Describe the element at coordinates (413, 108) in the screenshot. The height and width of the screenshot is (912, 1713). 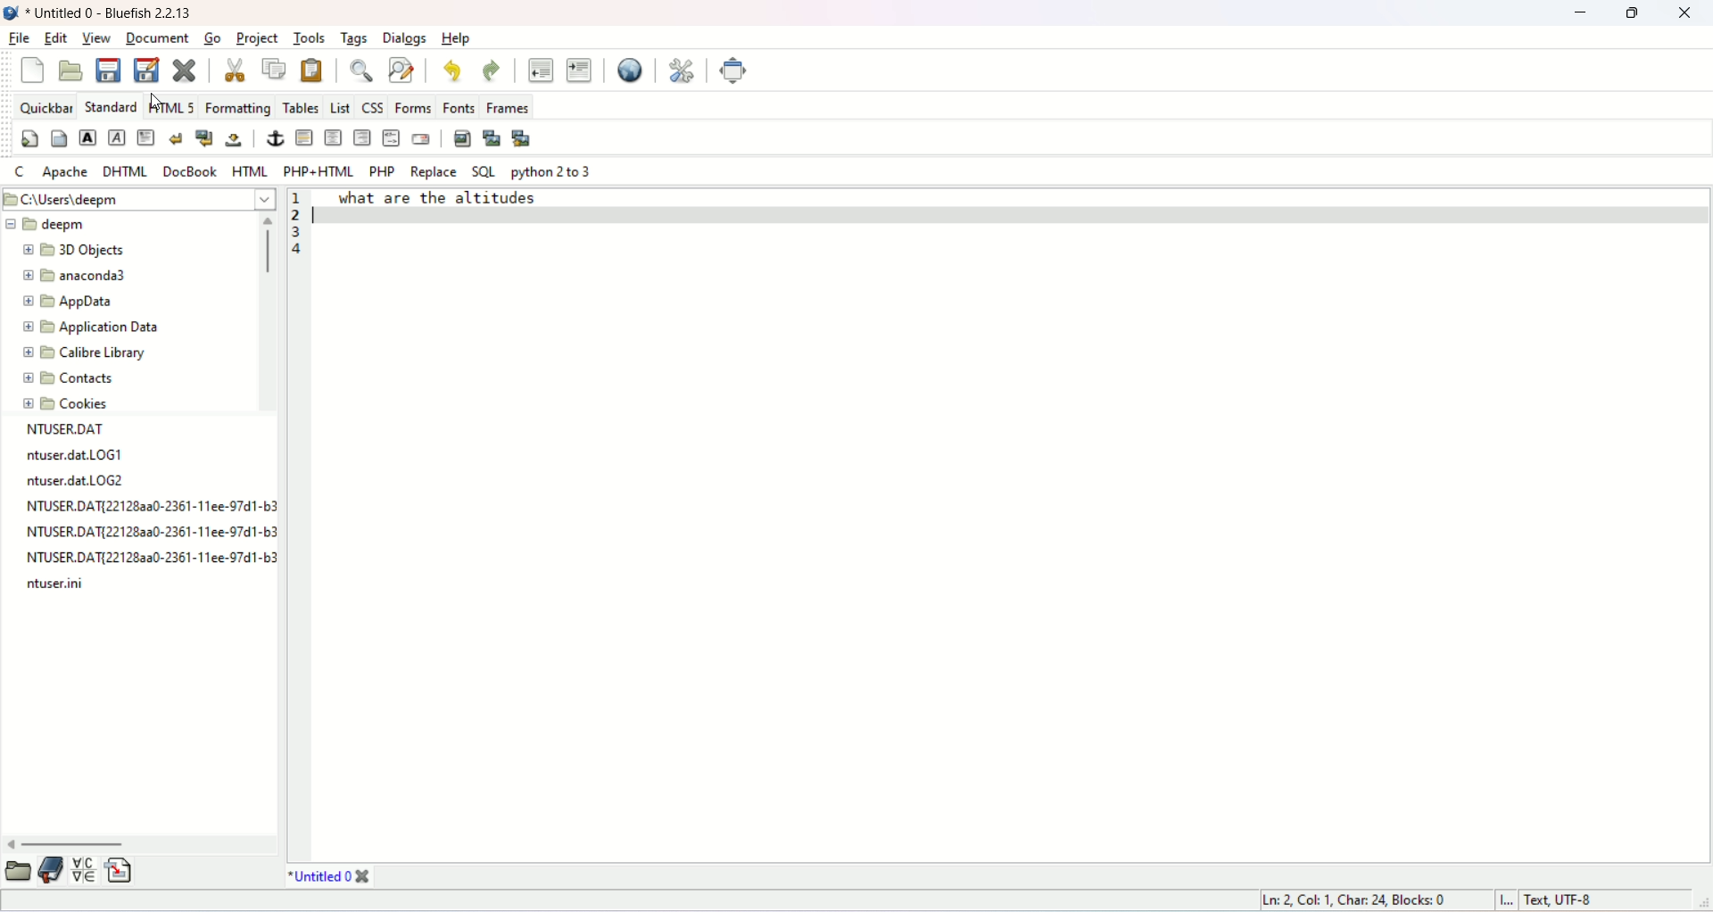
I see `forms` at that location.